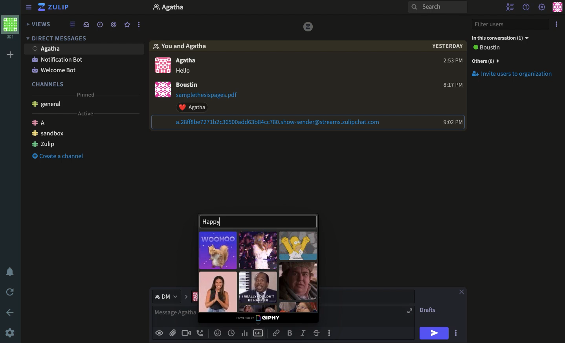 This screenshot has height=343, width=565. I want to click on More Options, so click(334, 333).